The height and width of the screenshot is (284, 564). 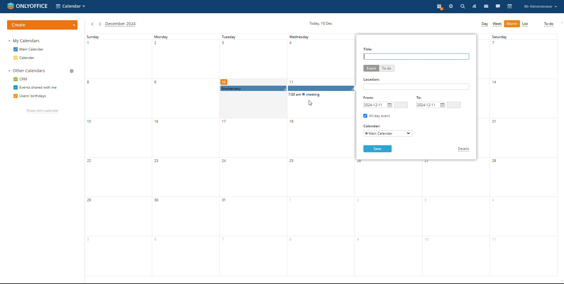 I want to click on current month, so click(x=121, y=24).